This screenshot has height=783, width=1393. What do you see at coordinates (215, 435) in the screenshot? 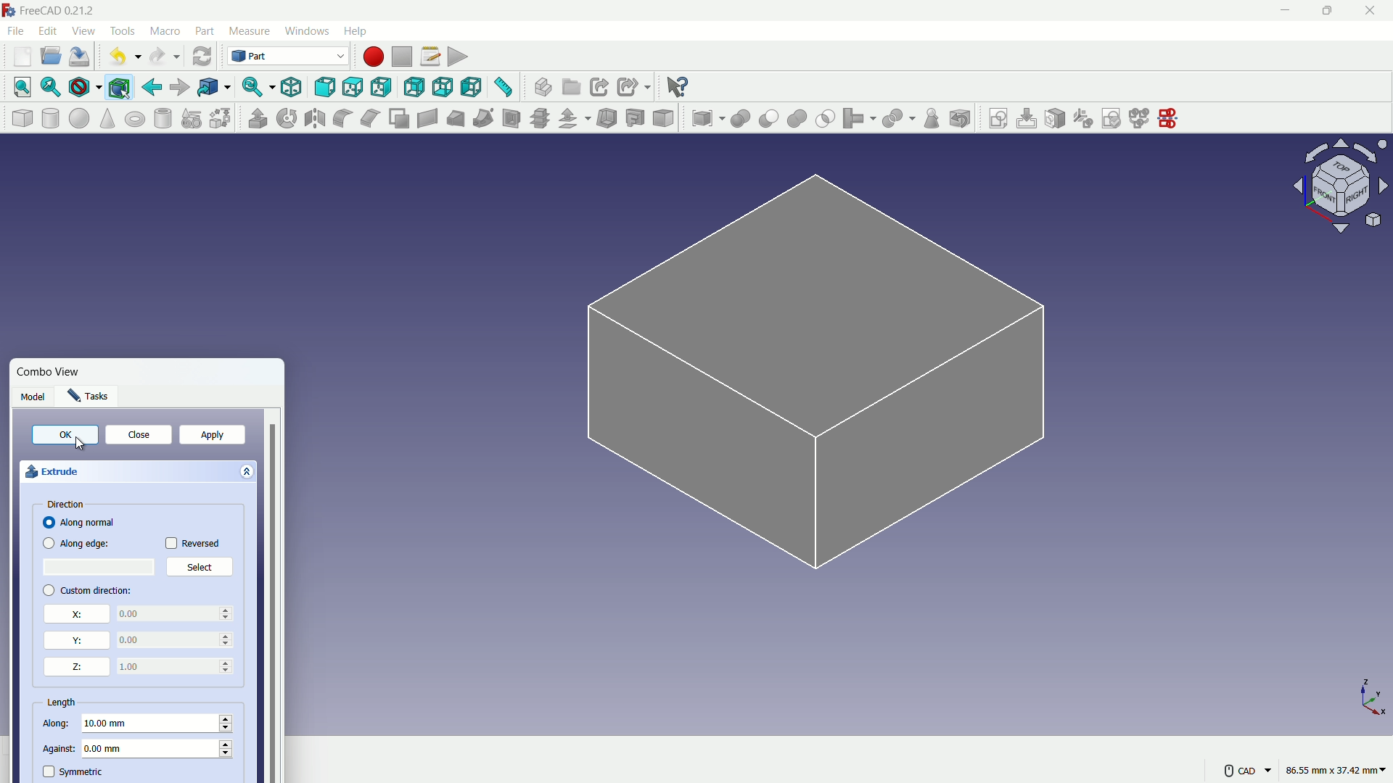
I see `apply` at bounding box center [215, 435].